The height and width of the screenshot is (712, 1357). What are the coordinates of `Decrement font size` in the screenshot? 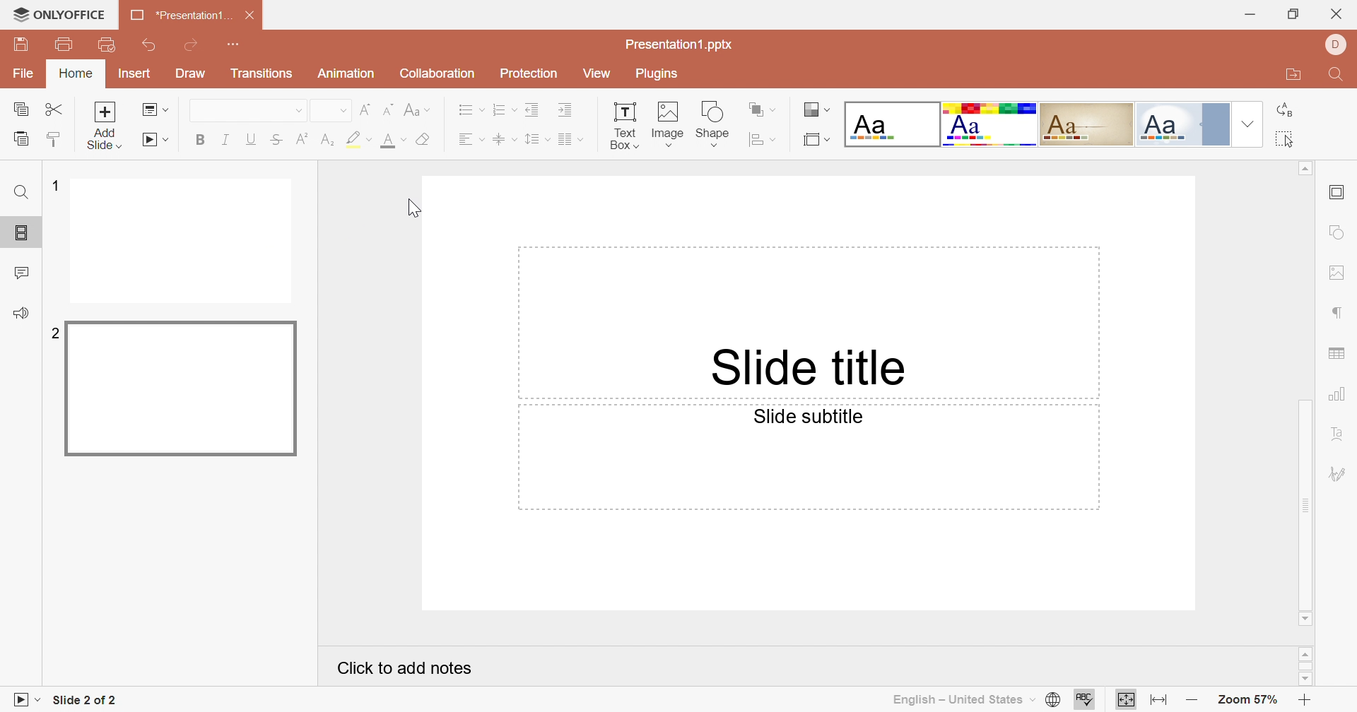 It's located at (388, 109).